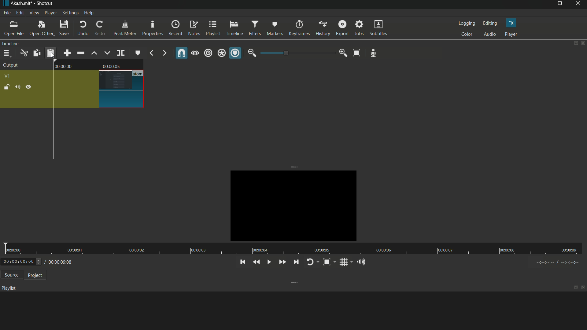  What do you see at coordinates (51, 13) in the screenshot?
I see `player menu` at bounding box center [51, 13].